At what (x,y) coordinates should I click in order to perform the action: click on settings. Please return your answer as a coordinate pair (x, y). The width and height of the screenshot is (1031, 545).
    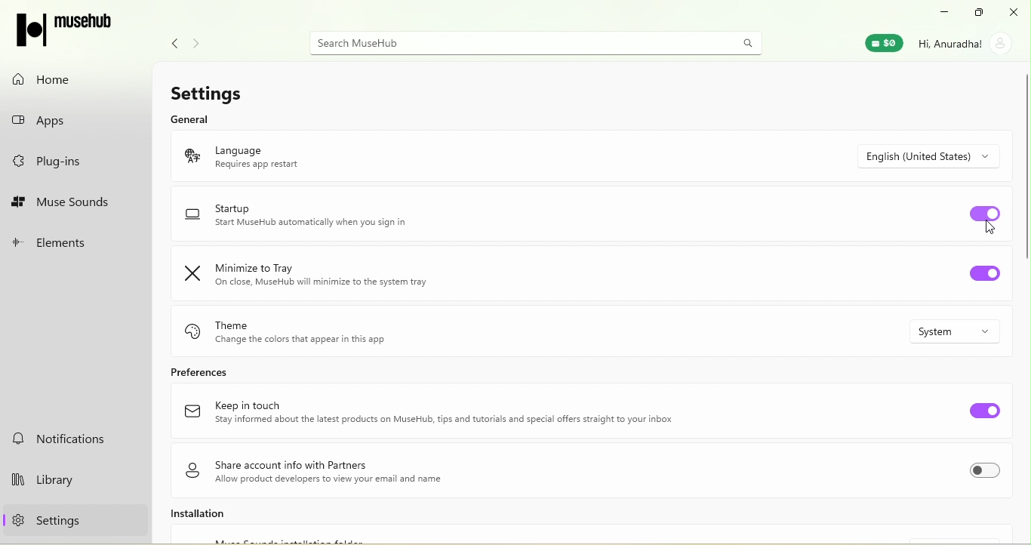
    Looking at the image, I should click on (65, 524).